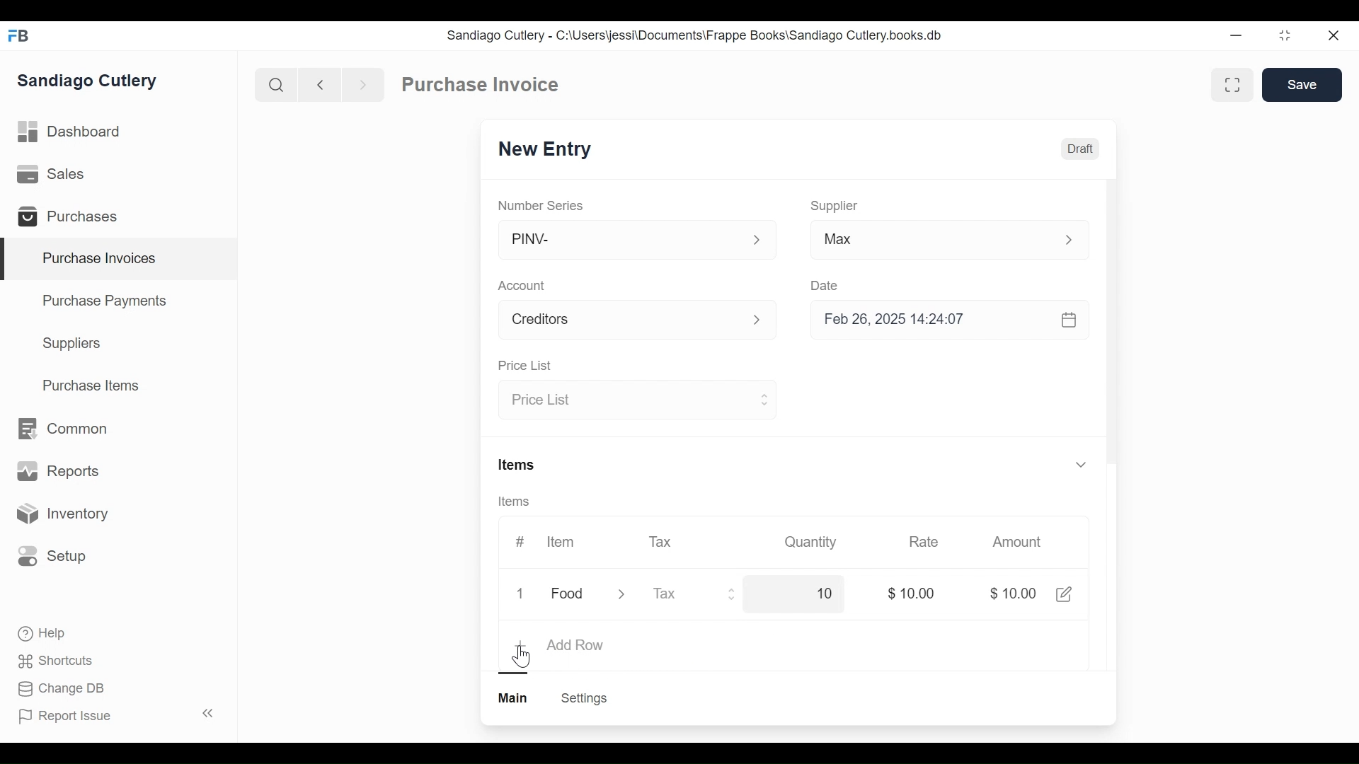 This screenshot has height=764, width=1359. Describe the element at coordinates (321, 83) in the screenshot. I see `Naviagate back` at that location.